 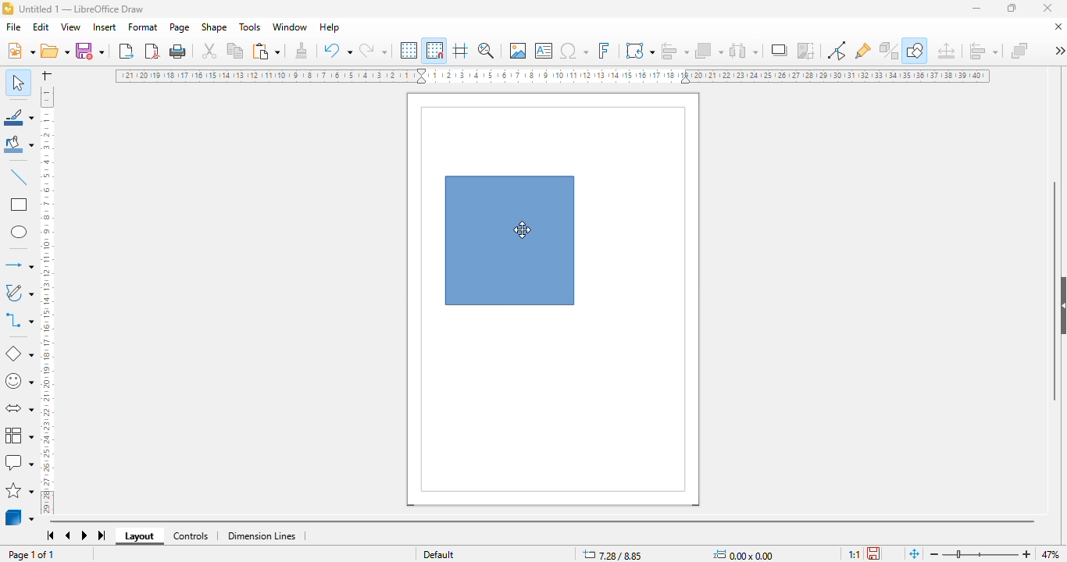 I want to click on toggle extrusion, so click(x=890, y=51).